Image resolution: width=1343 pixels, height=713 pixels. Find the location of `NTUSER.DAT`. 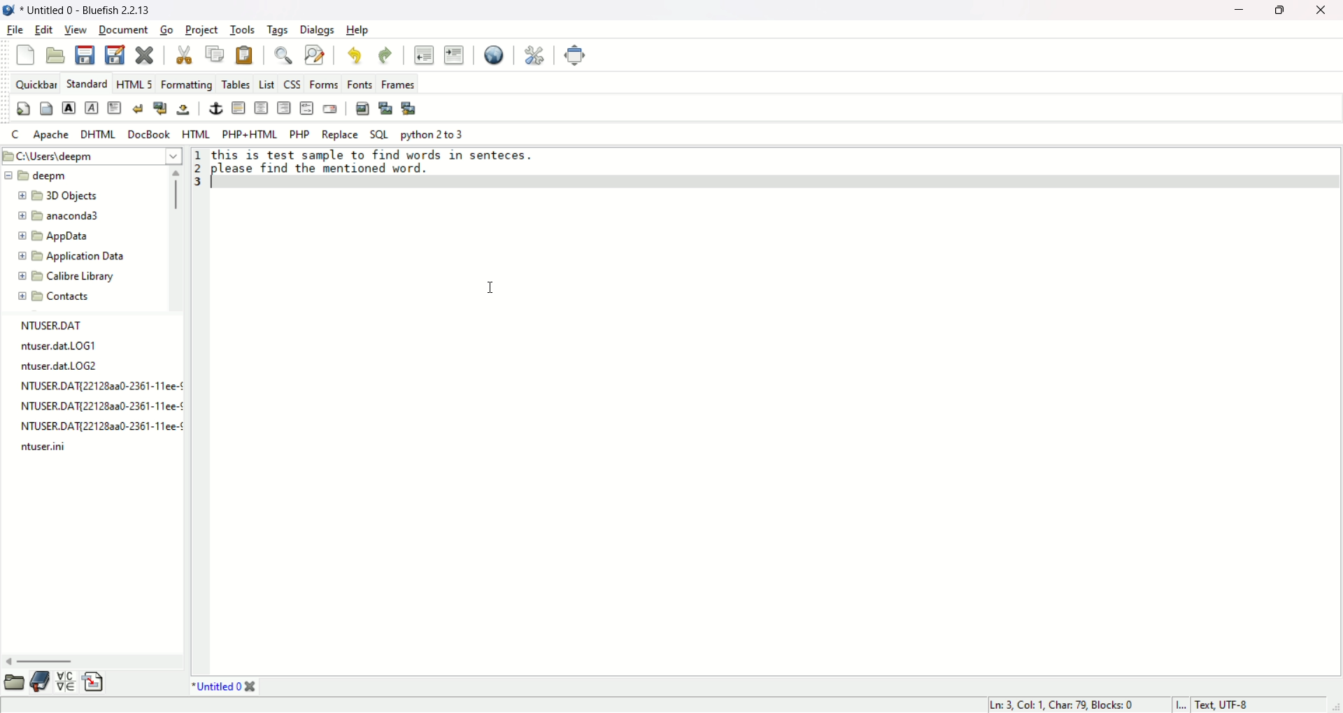

NTUSER.DAT is located at coordinates (55, 324).